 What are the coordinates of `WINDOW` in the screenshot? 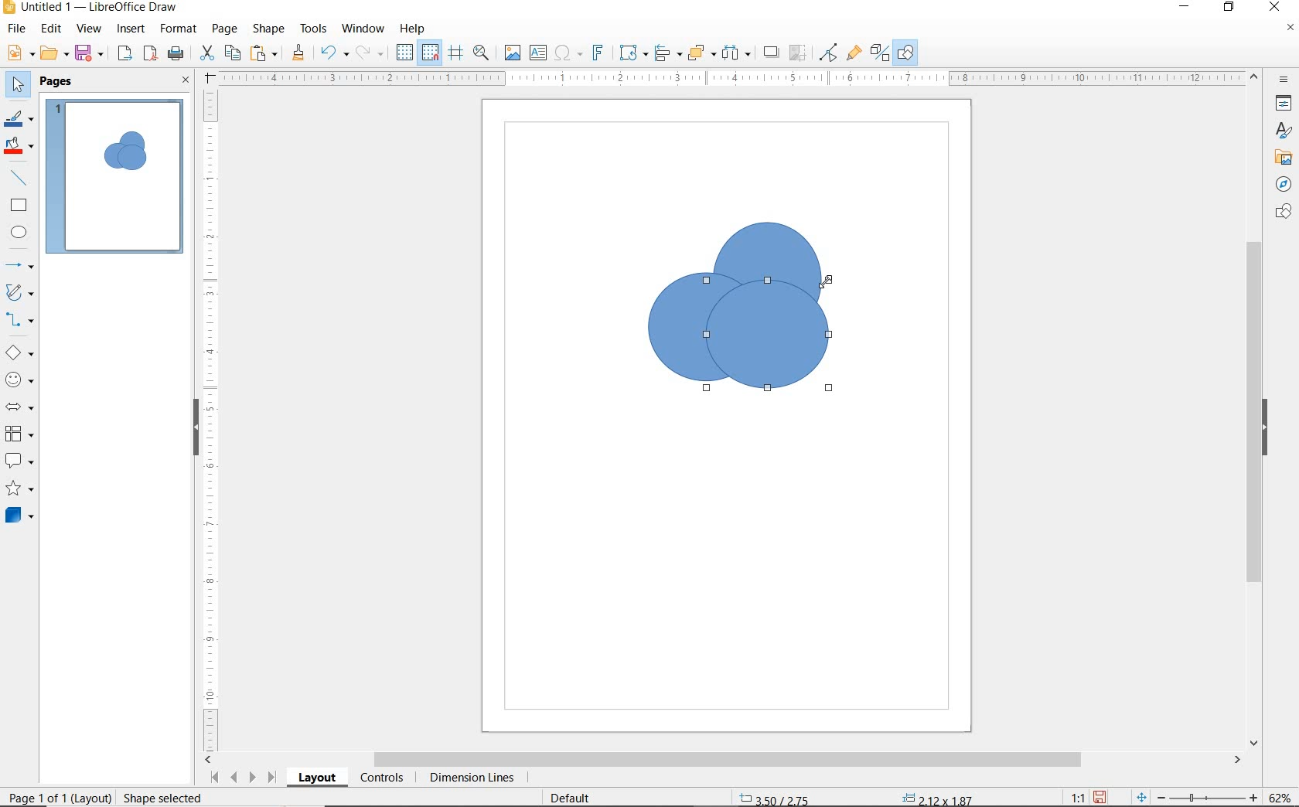 It's located at (363, 29).